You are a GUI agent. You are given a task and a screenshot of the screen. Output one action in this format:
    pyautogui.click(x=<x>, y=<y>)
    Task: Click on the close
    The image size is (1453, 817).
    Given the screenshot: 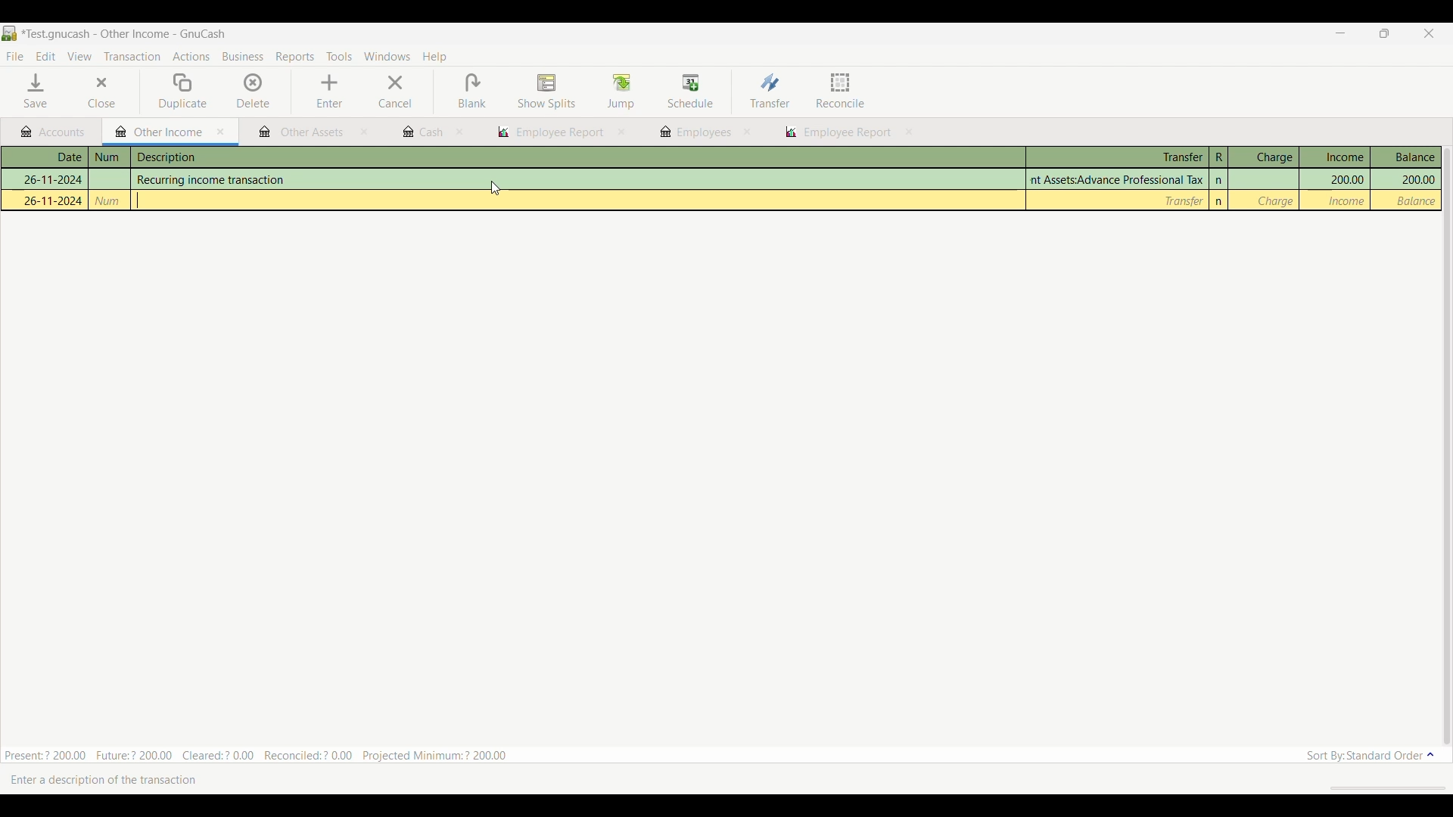 What is the action you would take?
    pyautogui.click(x=364, y=134)
    